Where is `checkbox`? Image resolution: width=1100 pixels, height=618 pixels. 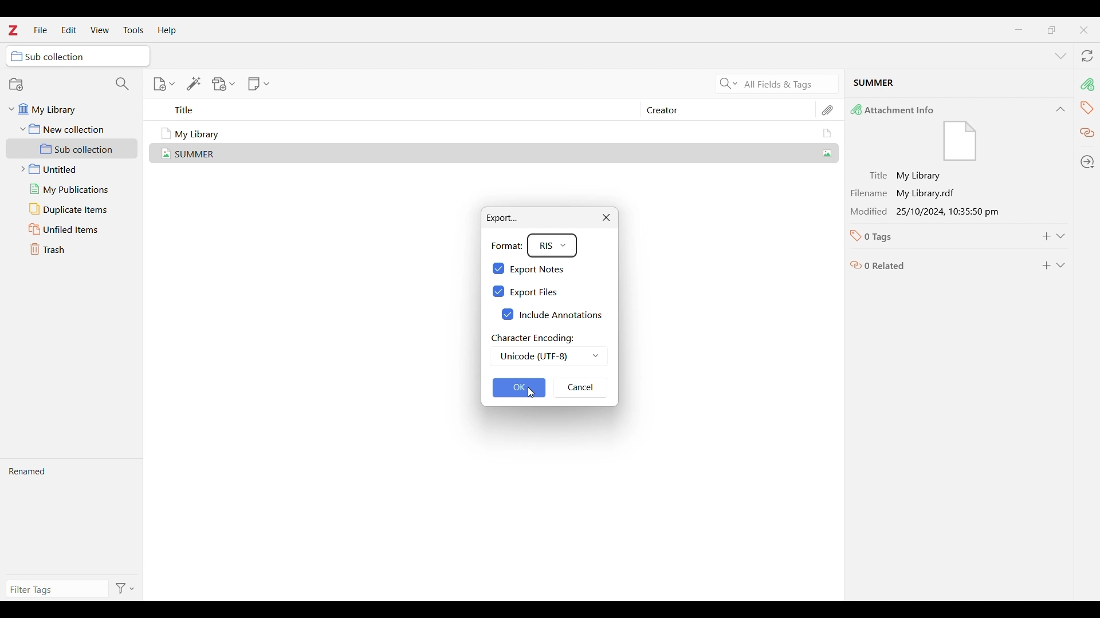
checkbox is located at coordinates (497, 268).